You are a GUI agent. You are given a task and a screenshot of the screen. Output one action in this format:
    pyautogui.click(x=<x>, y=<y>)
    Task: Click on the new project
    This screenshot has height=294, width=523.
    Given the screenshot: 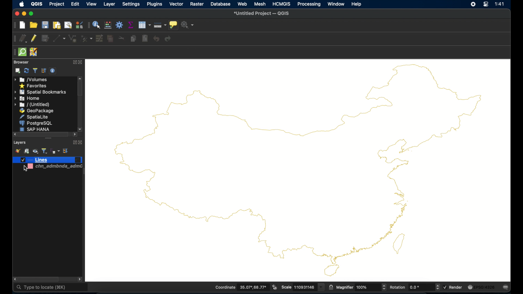 What is the action you would take?
    pyautogui.click(x=23, y=25)
    